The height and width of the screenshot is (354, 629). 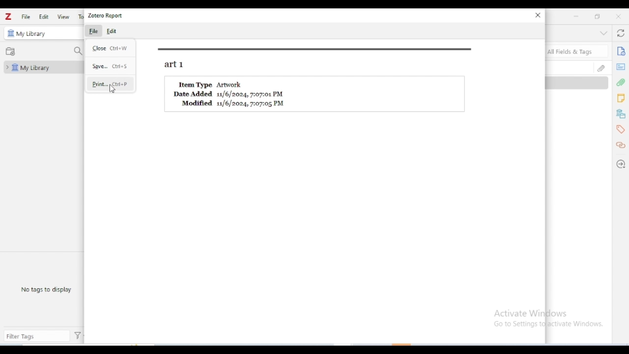 I want to click on Modified 11/6/2024, 7:07:05 PM, so click(x=233, y=103).